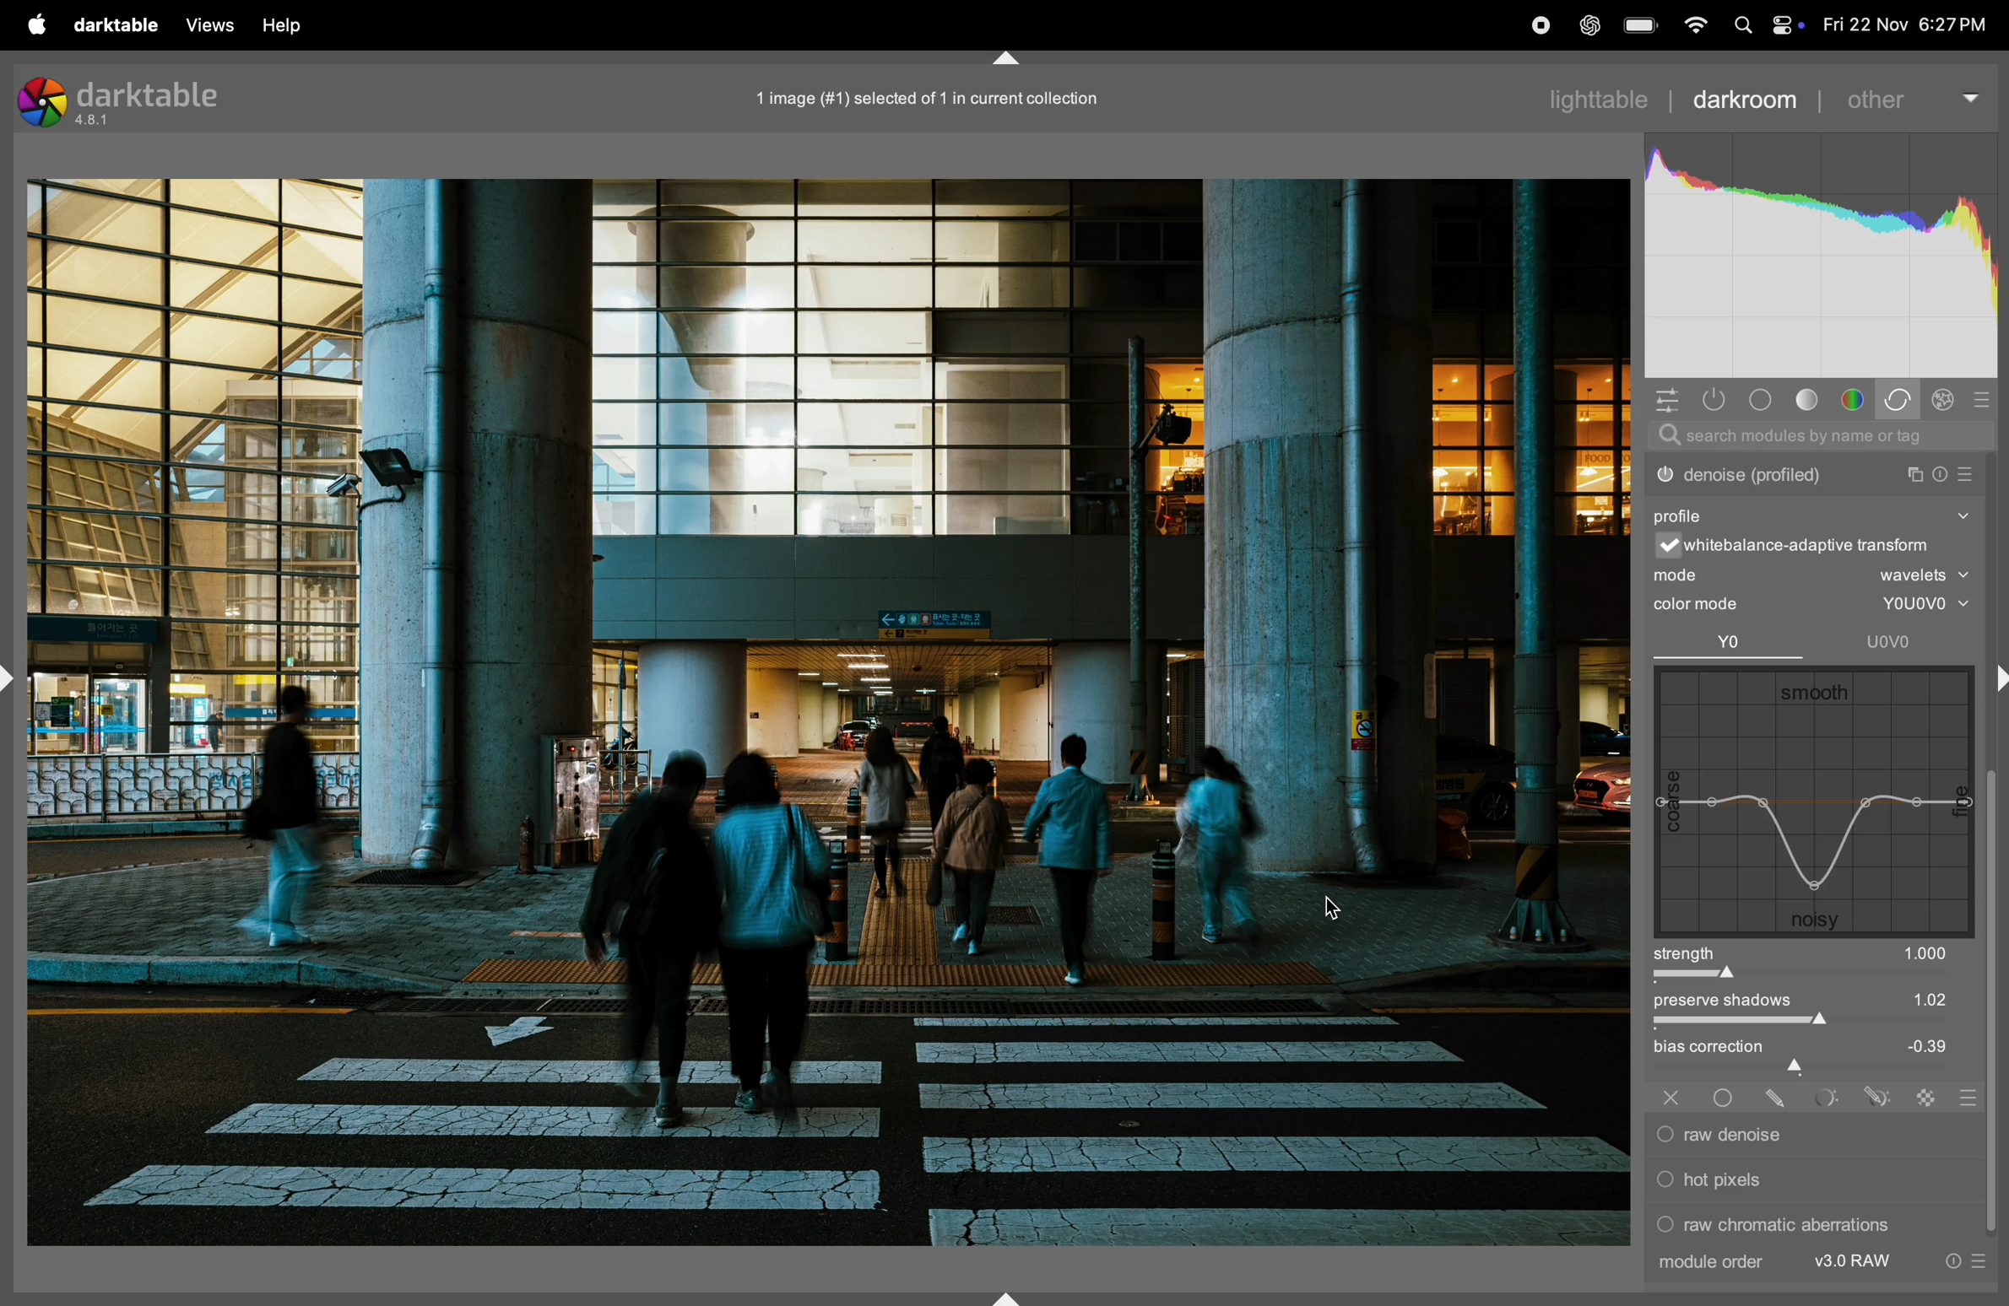 Image resolution: width=2009 pixels, height=1306 pixels. Describe the element at coordinates (828, 714) in the screenshot. I see `Image` at that location.